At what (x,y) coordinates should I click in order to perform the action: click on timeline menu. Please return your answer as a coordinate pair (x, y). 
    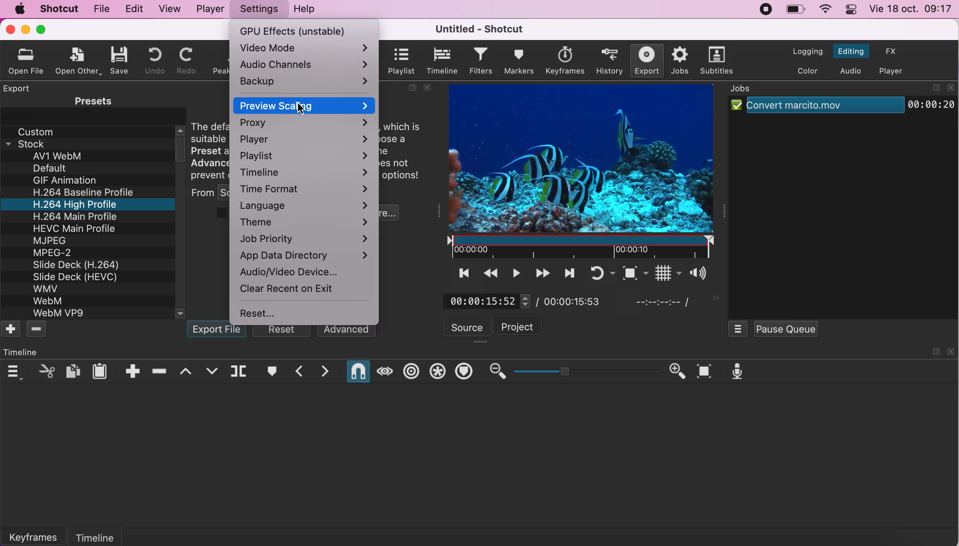
    Looking at the image, I should click on (13, 372).